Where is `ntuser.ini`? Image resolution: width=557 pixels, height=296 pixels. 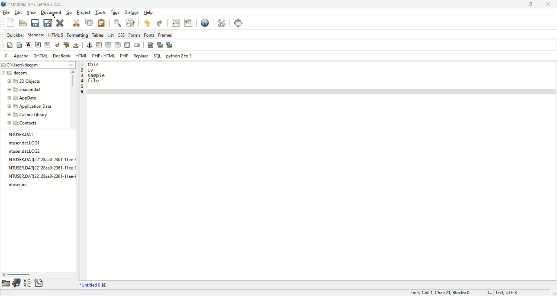
ntuser.ini is located at coordinates (21, 184).